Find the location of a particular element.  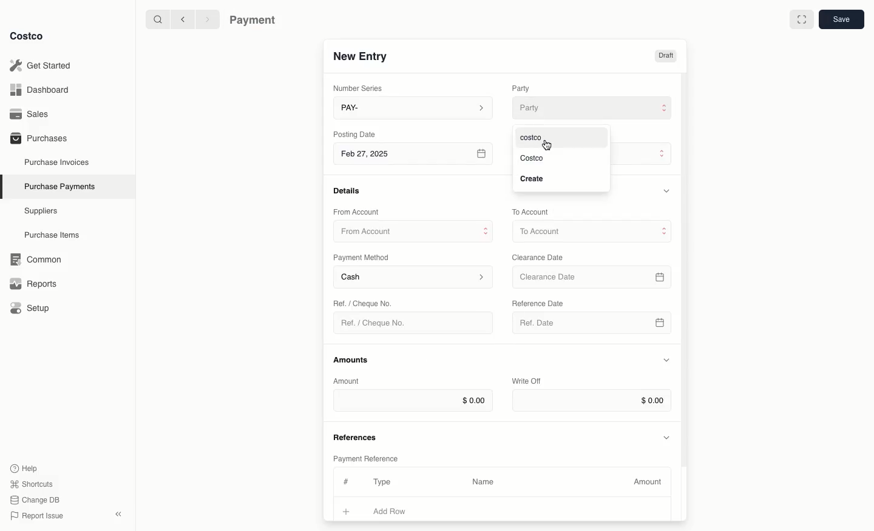

$0.00 is located at coordinates (413, 400).